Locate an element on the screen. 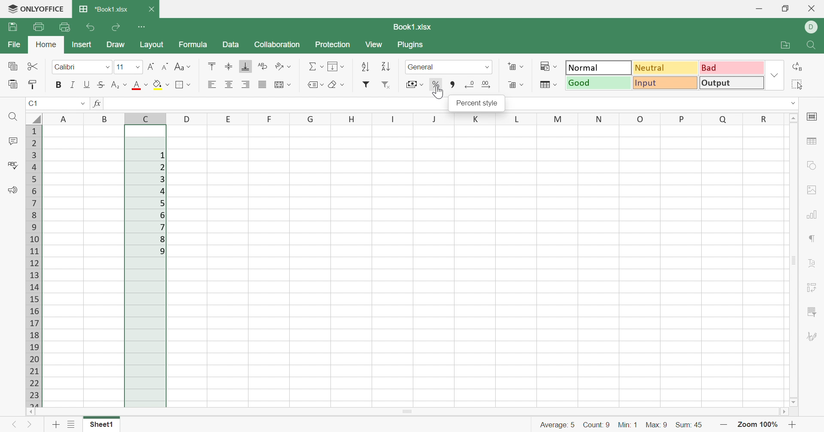 The width and height of the screenshot is (824, 432). Restore Down is located at coordinates (785, 9).